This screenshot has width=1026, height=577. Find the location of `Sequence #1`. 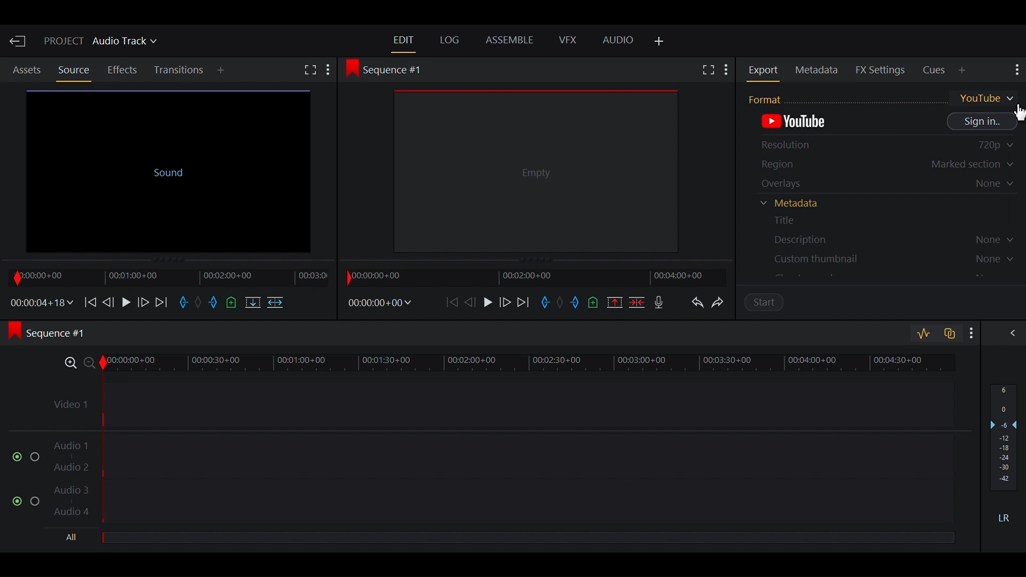

Sequence #1 is located at coordinates (55, 334).